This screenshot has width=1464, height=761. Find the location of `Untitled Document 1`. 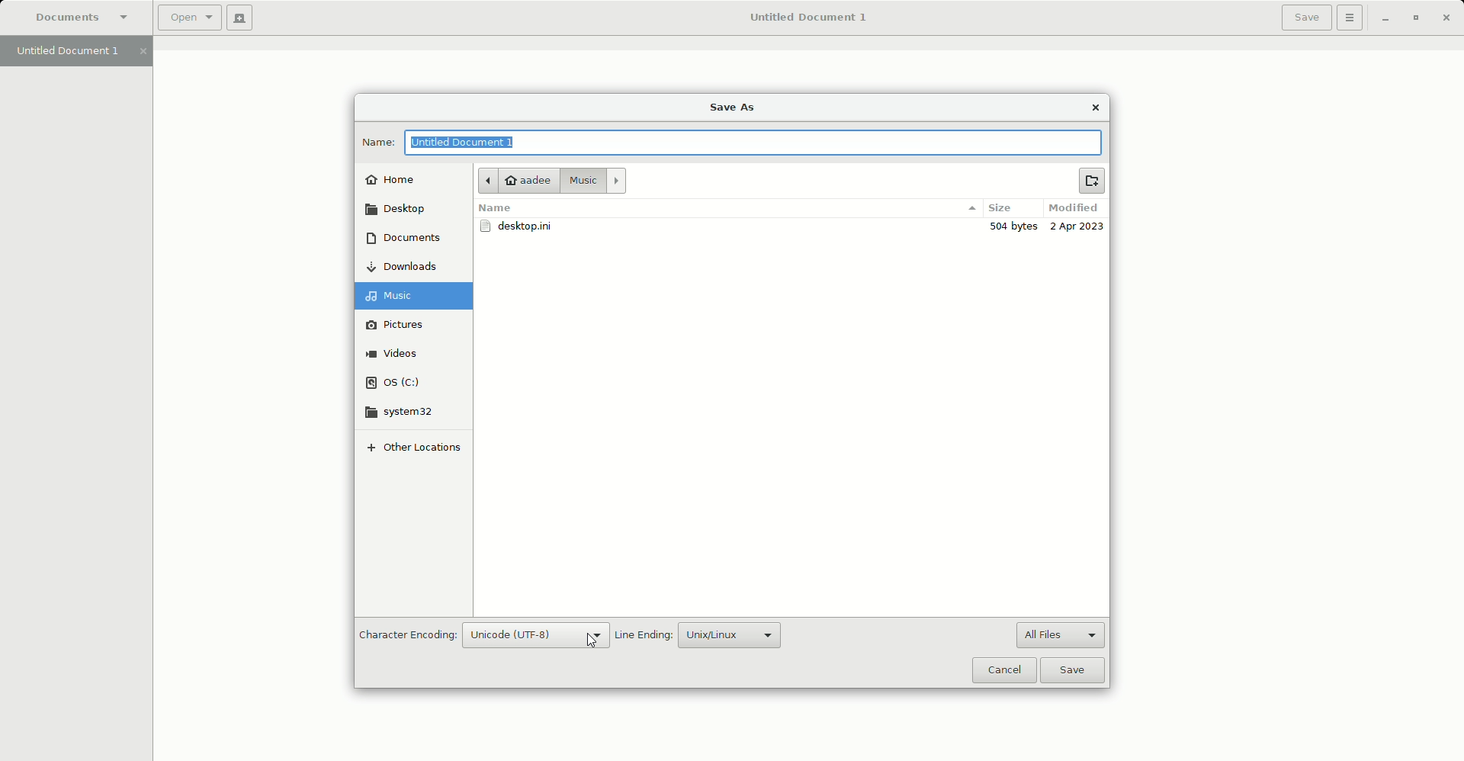

Untitled Document 1 is located at coordinates (81, 53).